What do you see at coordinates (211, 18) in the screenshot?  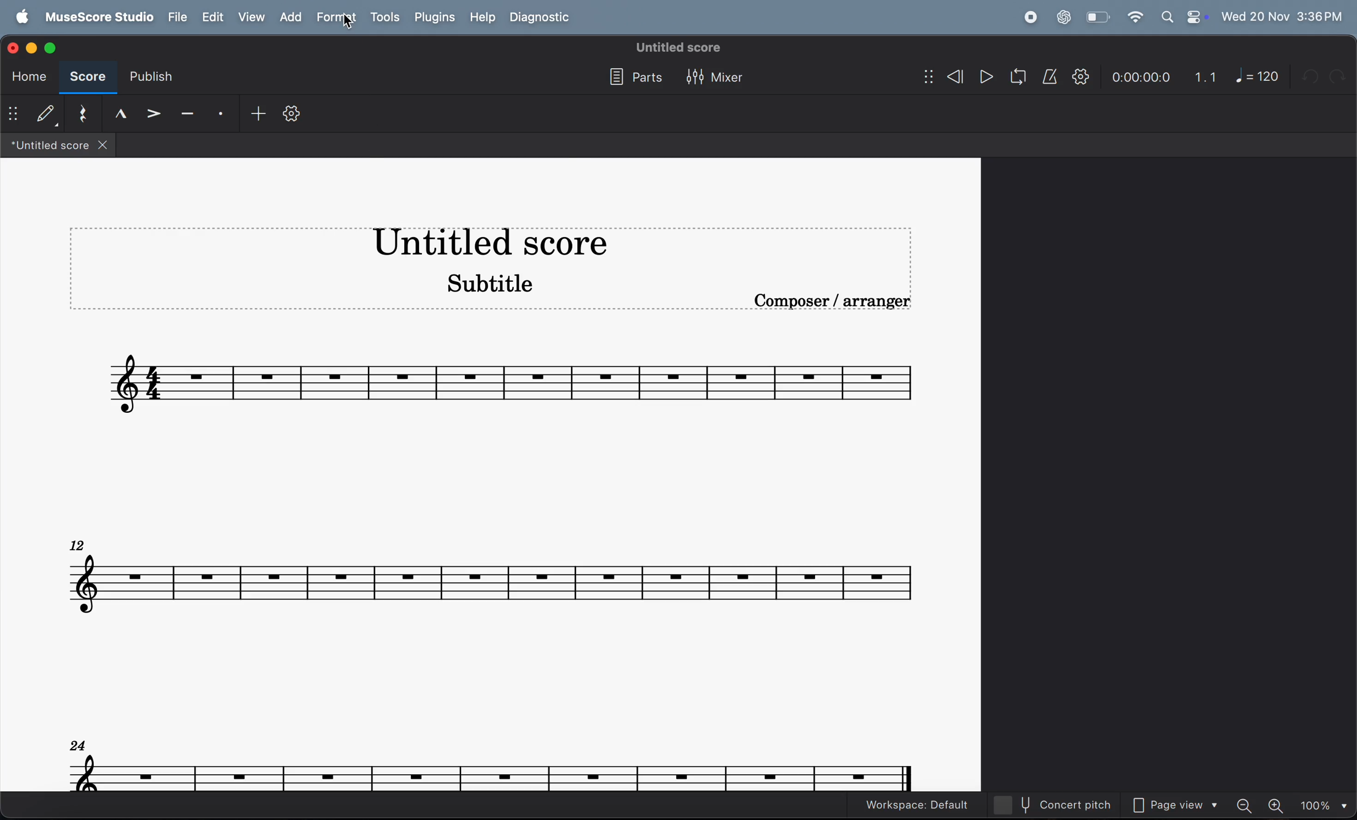 I see `edit` at bounding box center [211, 18].